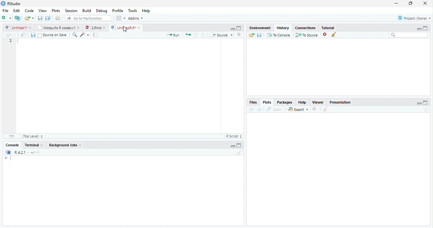 The image size is (433, 228). Describe the element at coordinates (427, 109) in the screenshot. I see `Refresh current plot` at that location.